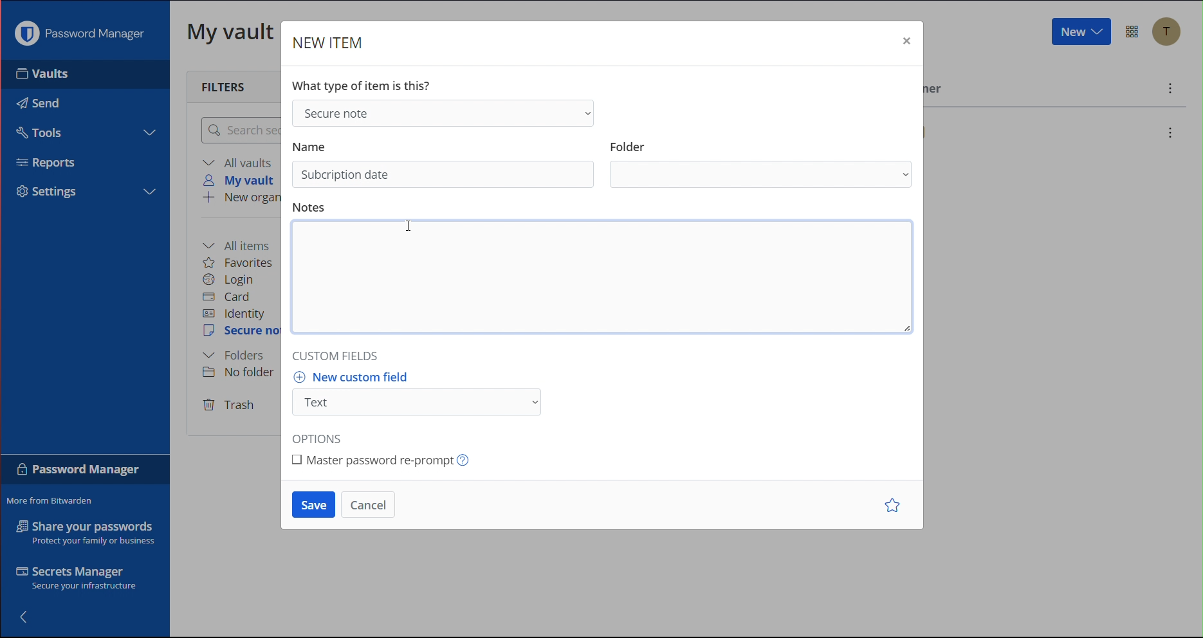  Describe the element at coordinates (242, 331) in the screenshot. I see `Secure Note` at that location.